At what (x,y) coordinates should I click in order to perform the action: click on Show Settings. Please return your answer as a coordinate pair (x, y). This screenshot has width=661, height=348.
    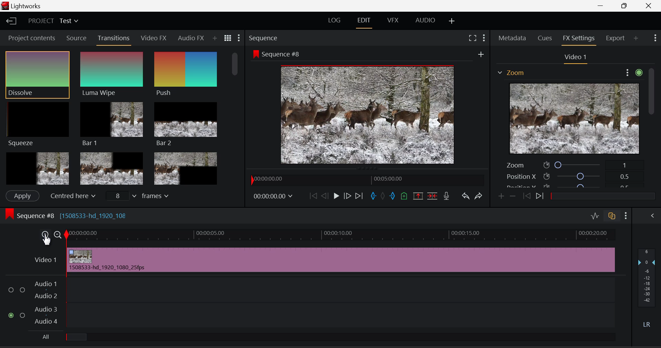
    Looking at the image, I should click on (626, 215).